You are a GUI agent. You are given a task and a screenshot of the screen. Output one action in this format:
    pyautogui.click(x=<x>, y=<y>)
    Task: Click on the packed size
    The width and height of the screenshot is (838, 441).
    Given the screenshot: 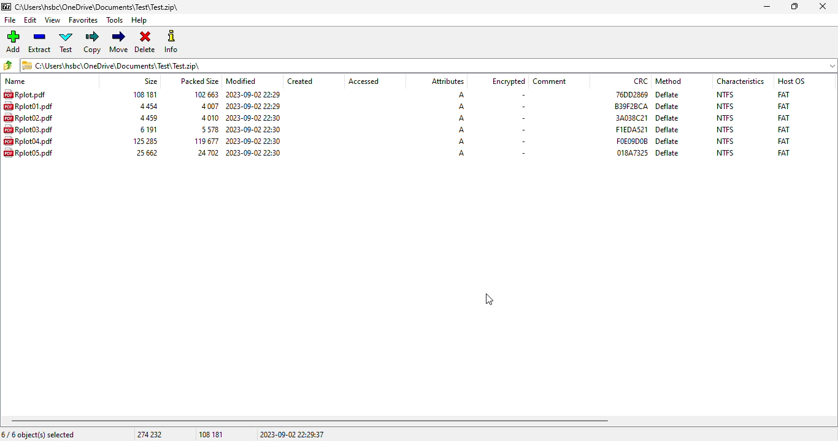 What is the action you would take?
    pyautogui.click(x=209, y=106)
    